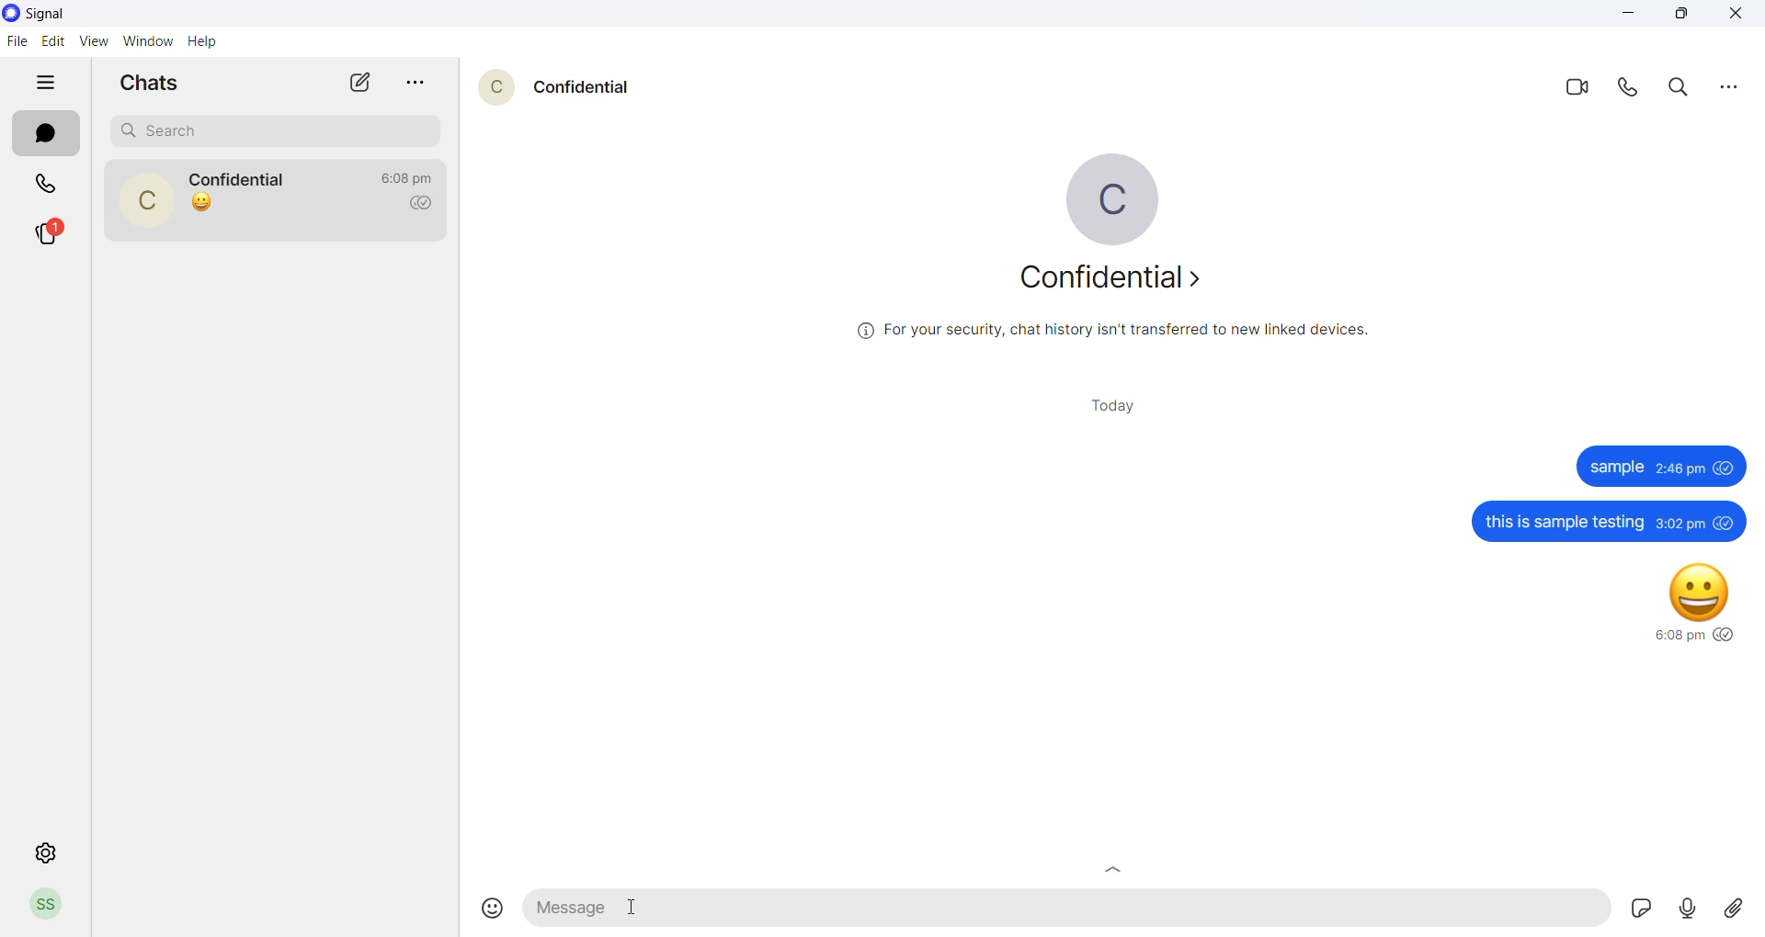 The width and height of the screenshot is (1765, 937). I want to click on contact name, so click(591, 87).